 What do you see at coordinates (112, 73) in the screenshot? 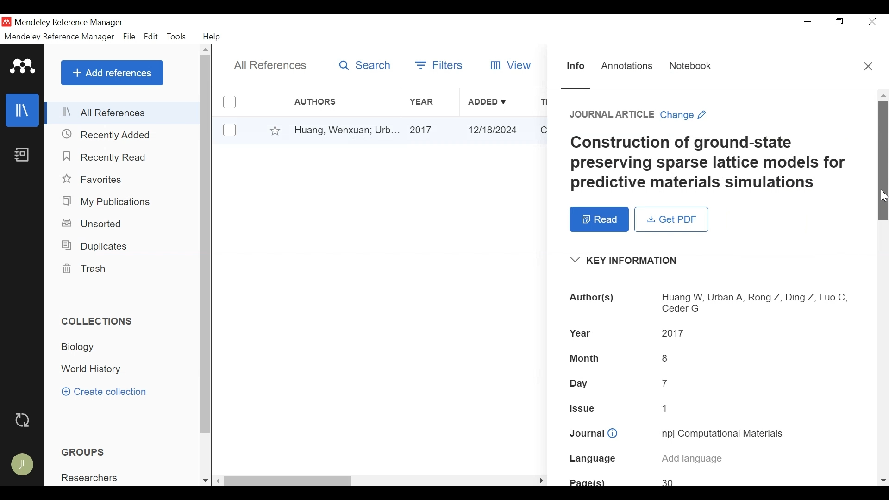
I see `Add References` at bounding box center [112, 73].